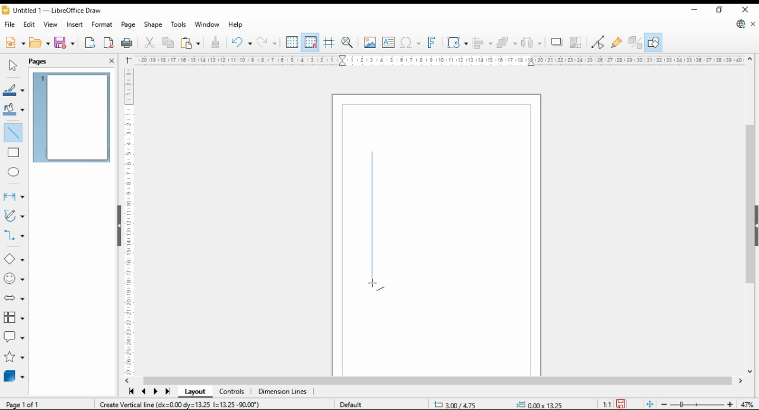  Describe the element at coordinates (151, 43) in the screenshot. I see `cut` at that location.